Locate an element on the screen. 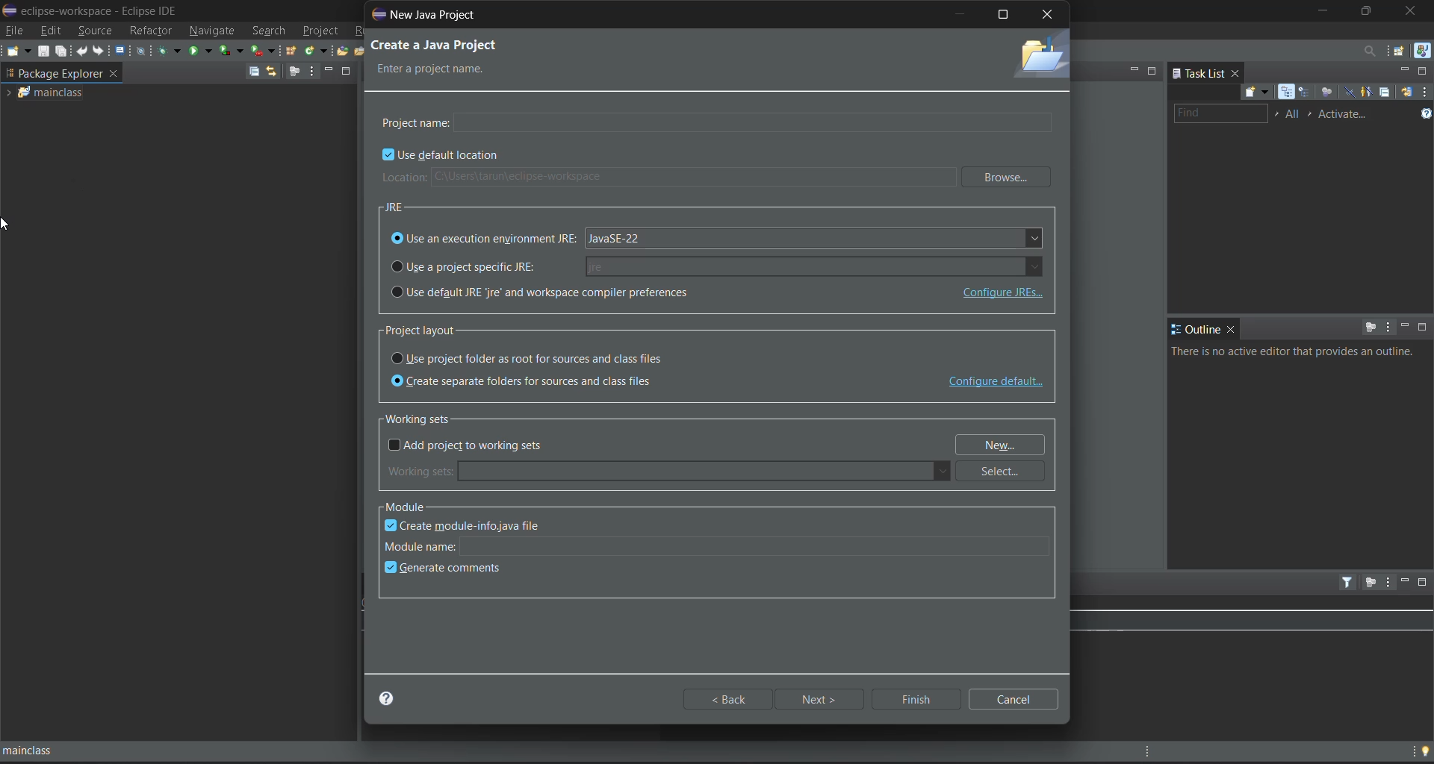 Image resolution: width=1434 pixels, height=764 pixels. save is located at coordinates (43, 51).